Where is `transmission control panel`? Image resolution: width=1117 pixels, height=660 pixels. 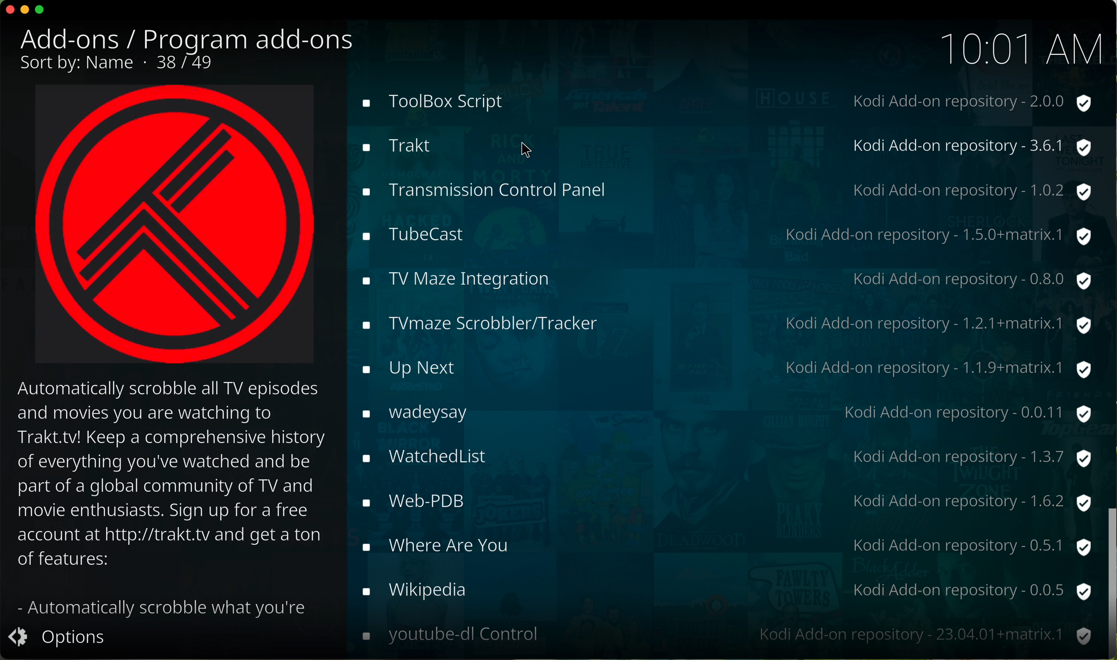
transmission control panel is located at coordinates (723, 189).